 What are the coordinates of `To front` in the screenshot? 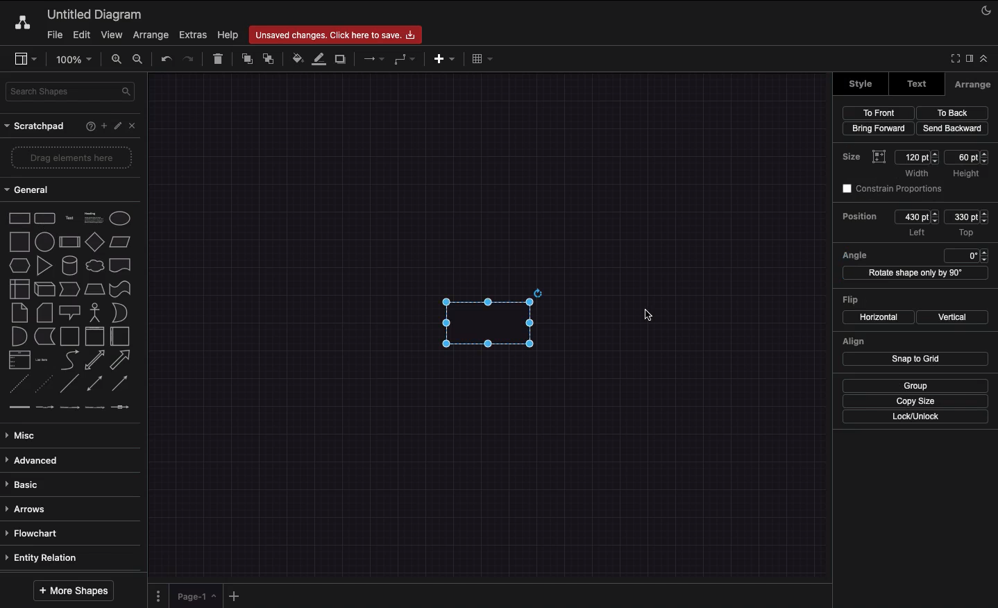 It's located at (244, 61).